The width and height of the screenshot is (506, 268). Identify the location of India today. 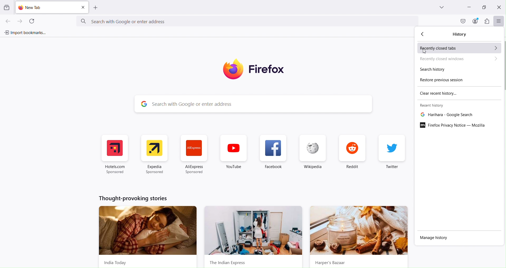
(147, 236).